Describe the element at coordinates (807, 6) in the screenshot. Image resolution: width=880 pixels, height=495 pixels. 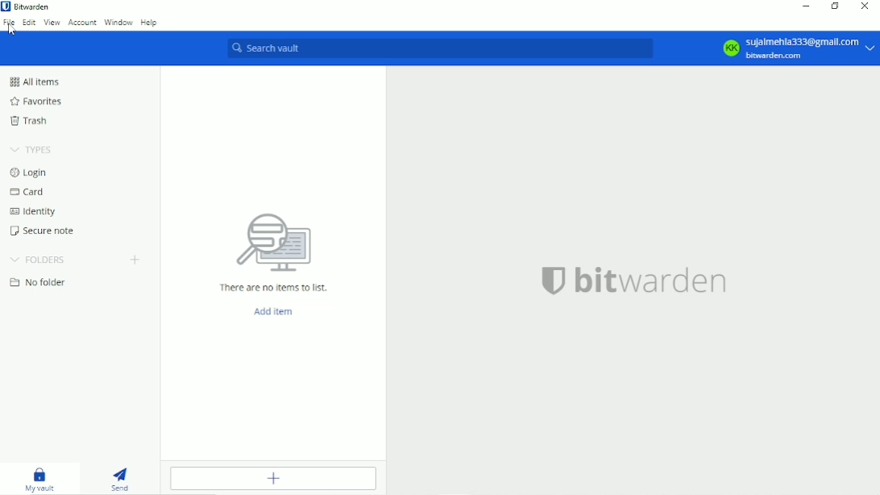
I see `Minimize` at that location.